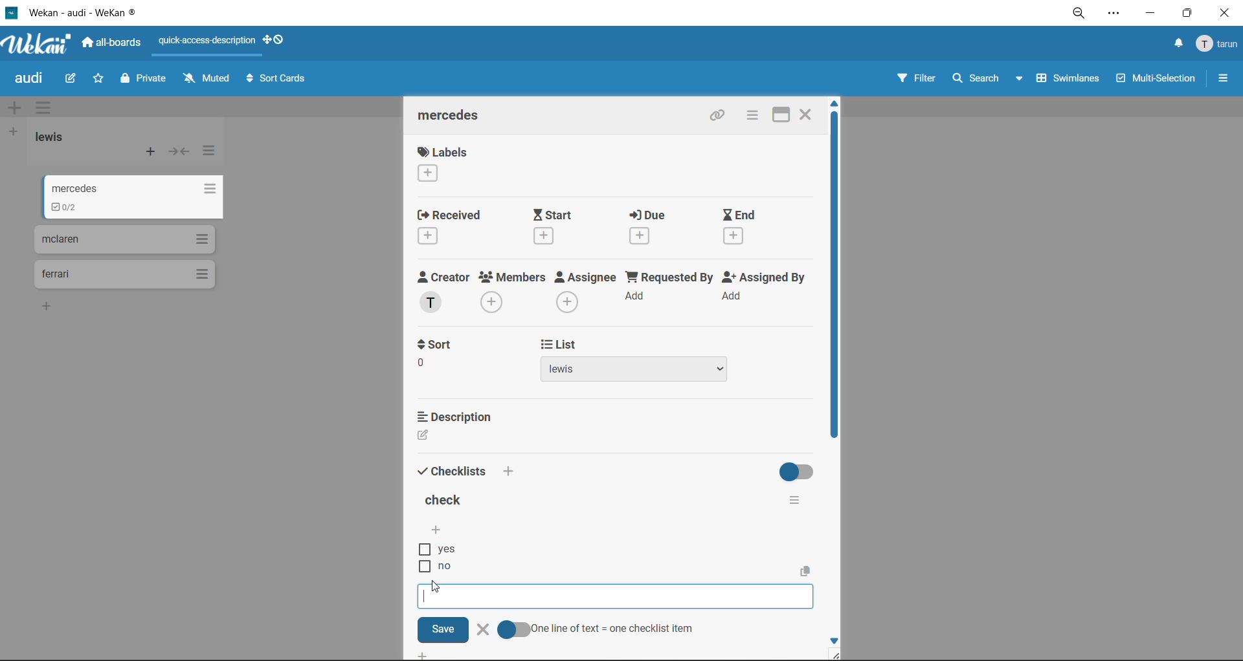 The image size is (1243, 661). Describe the element at coordinates (72, 184) in the screenshot. I see `mercedes` at that location.